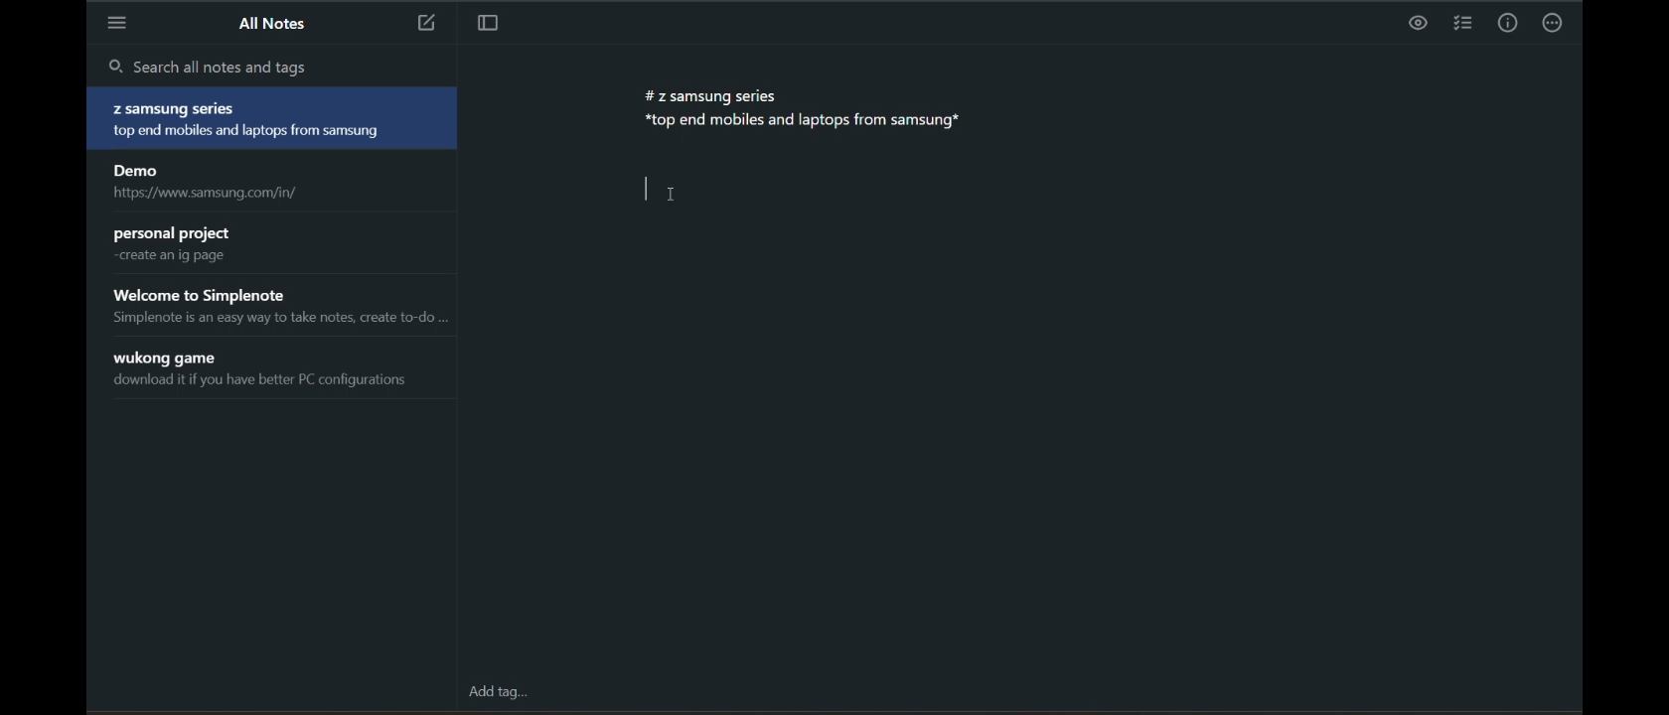  What do you see at coordinates (506, 691) in the screenshot?
I see `add tag` at bounding box center [506, 691].